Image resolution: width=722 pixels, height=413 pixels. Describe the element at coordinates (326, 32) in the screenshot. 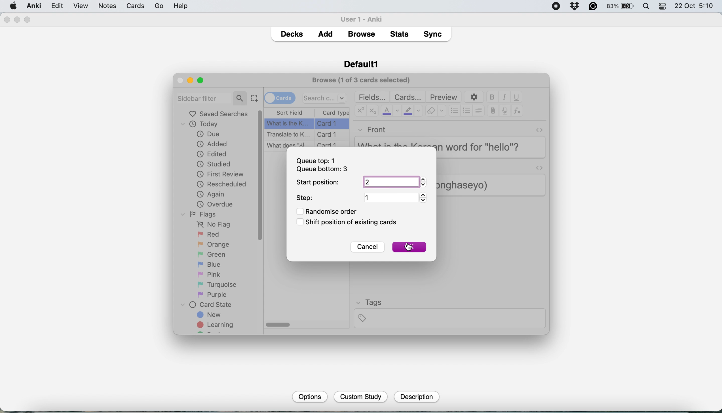

I see `Add` at that location.